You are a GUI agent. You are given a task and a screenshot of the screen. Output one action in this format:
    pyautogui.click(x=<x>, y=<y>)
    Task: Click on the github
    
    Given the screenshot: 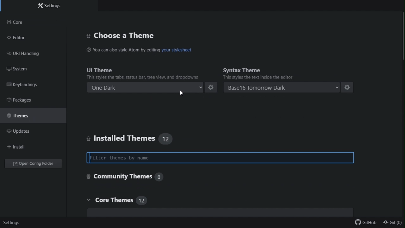 What is the action you would take?
    pyautogui.click(x=366, y=224)
    